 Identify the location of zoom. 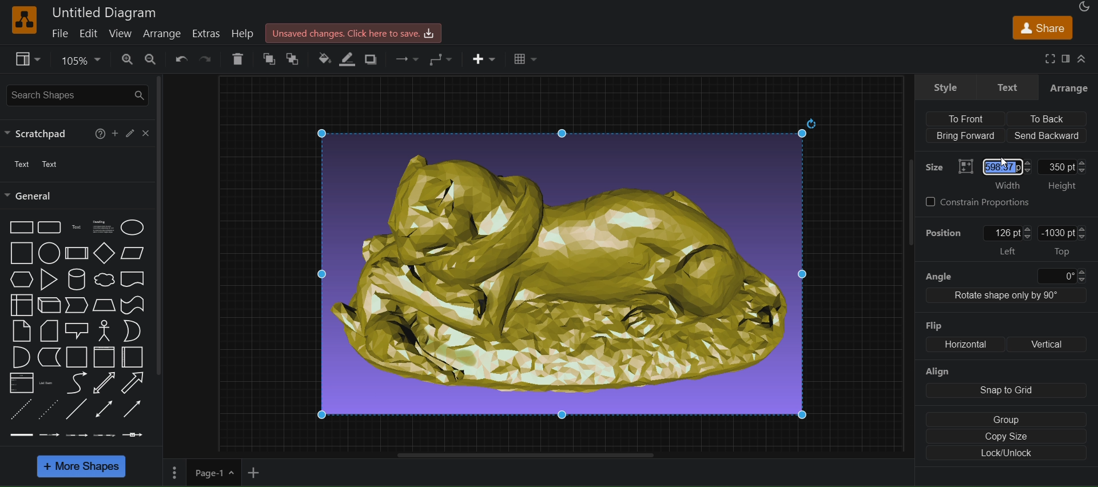
(78, 61).